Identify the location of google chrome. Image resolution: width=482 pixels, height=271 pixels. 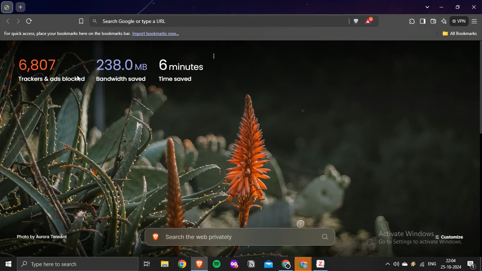
(286, 264).